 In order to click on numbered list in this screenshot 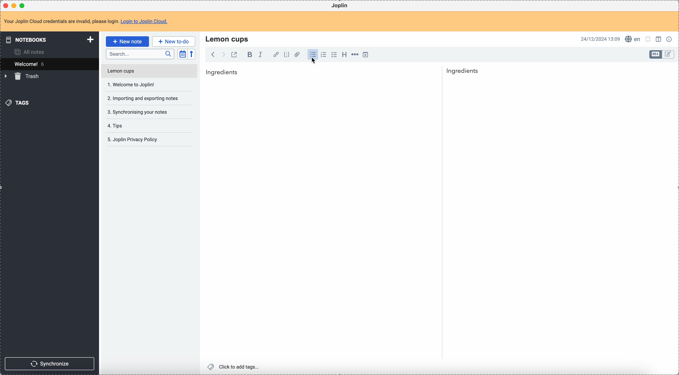, I will do `click(324, 55)`.